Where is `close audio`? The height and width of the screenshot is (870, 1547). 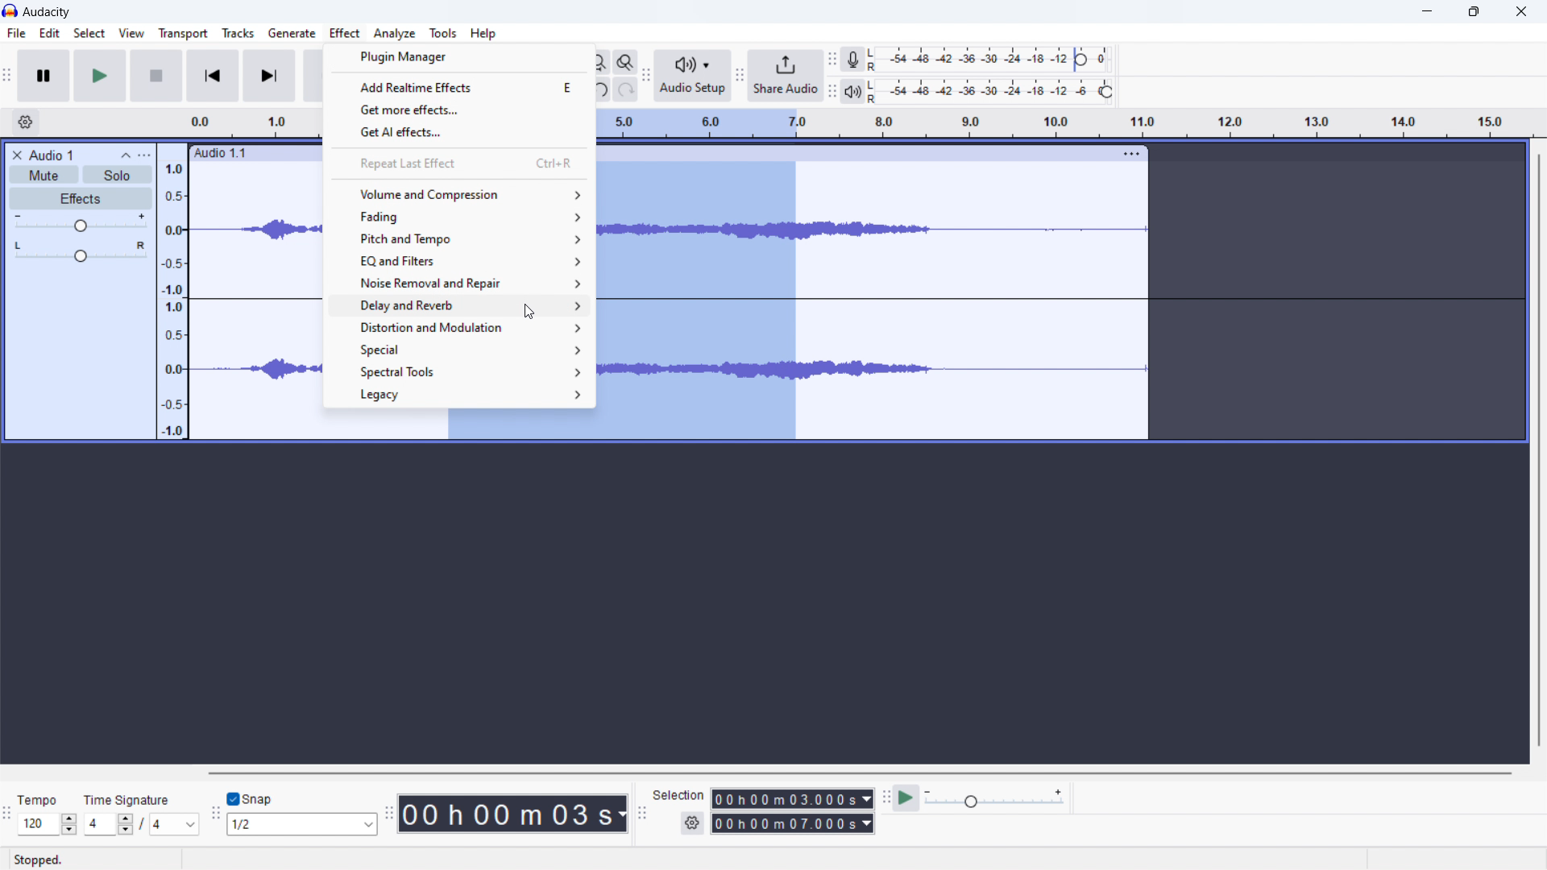
close audio is located at coordinates (15, 153).